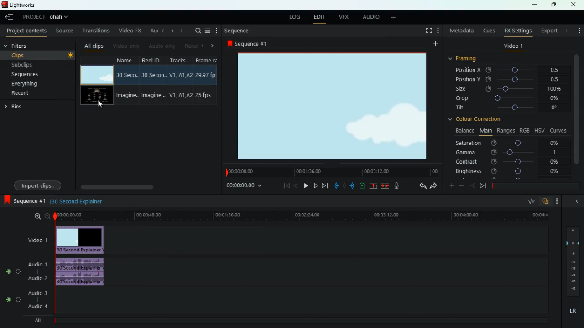 The image size is (584, 328). I want to click on audio only, so click(162, 46).